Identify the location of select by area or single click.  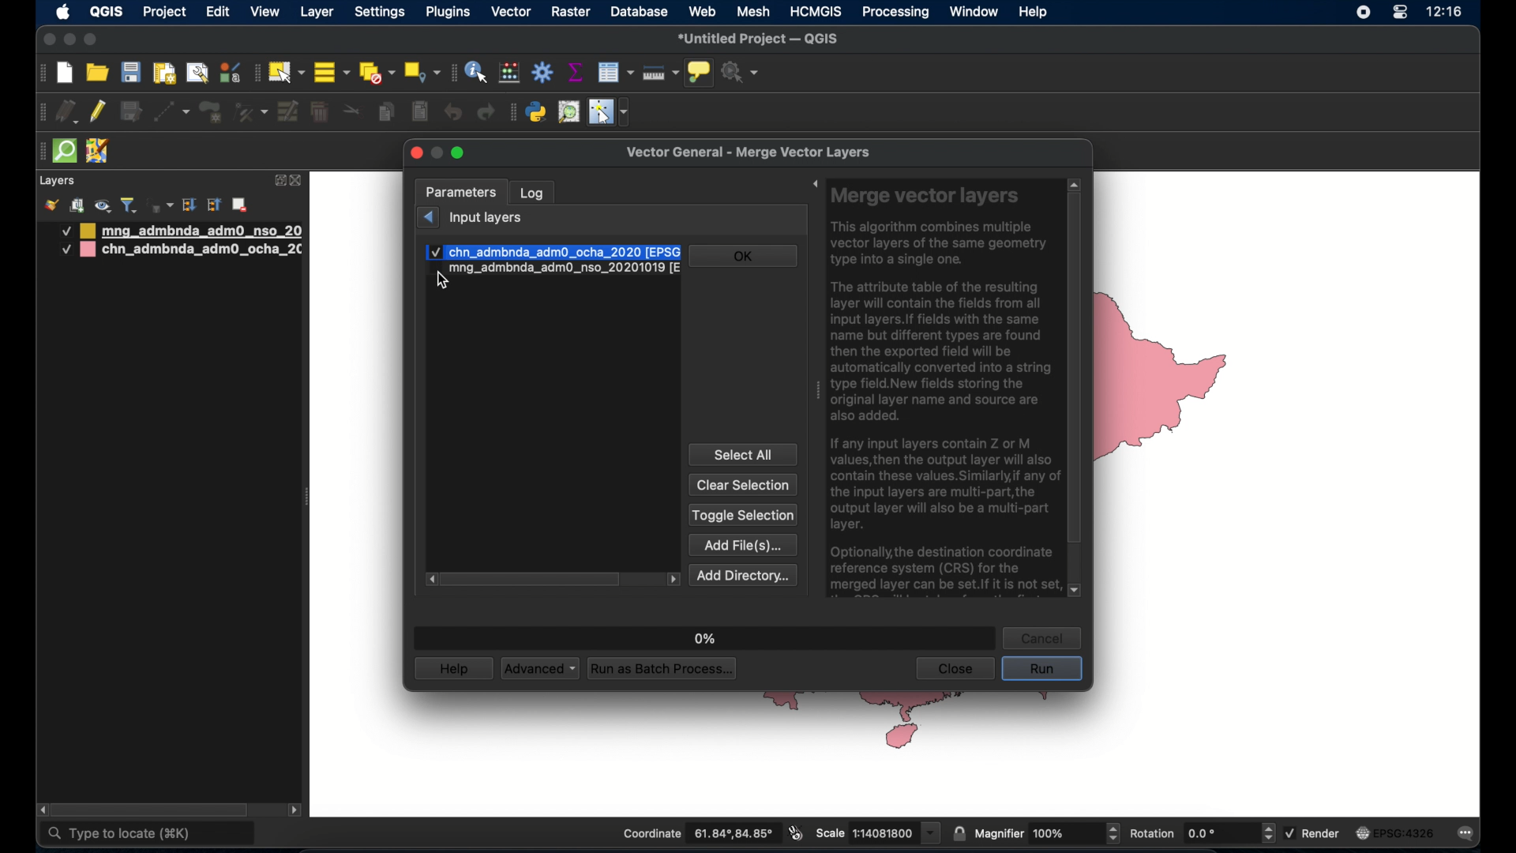
(288, 70).